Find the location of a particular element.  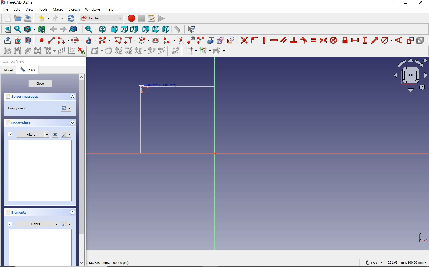

file is located at coordinates (6, 10).